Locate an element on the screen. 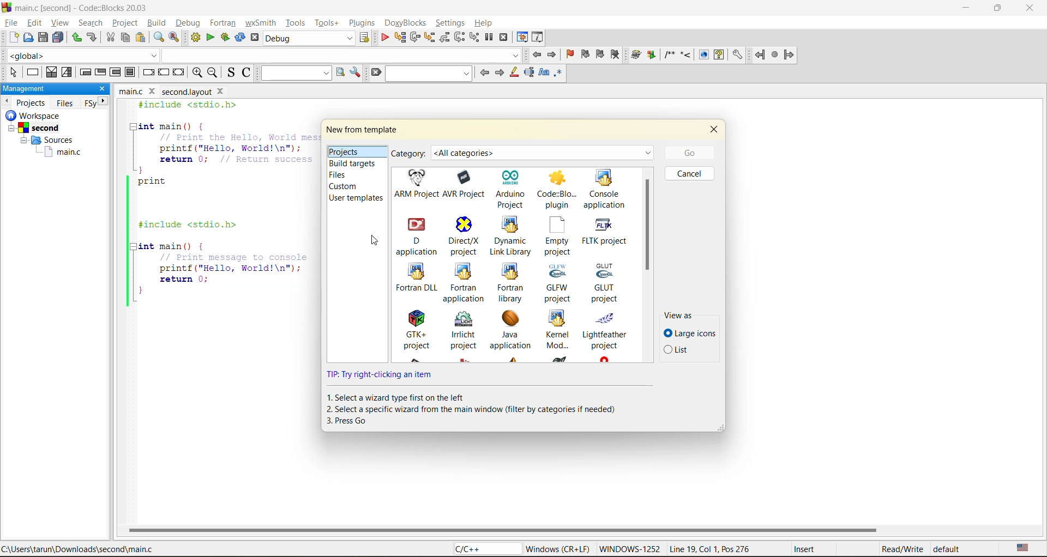  search is located at coordinates (87, 22).